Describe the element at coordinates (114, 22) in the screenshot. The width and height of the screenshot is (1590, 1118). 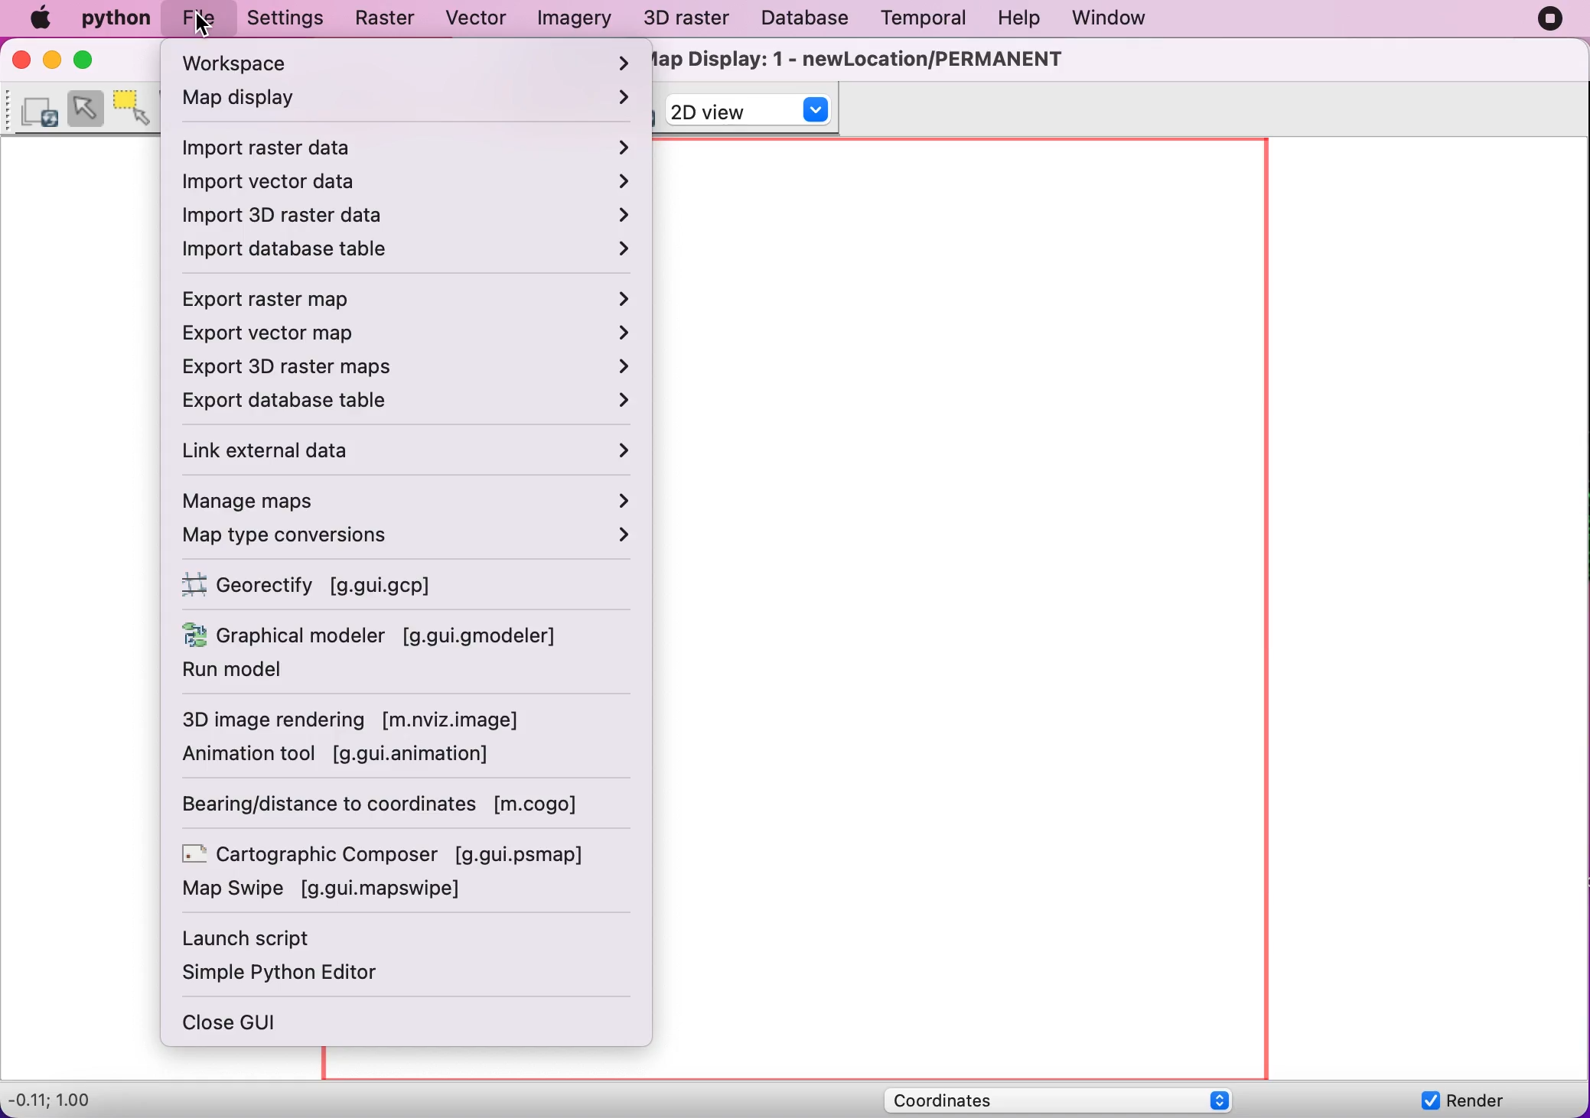
I see `python` at that location.